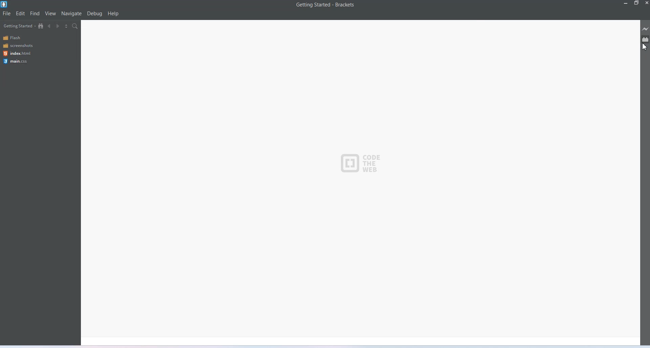  Describe the element at coordinates (19, 26) in the screenshot. I see `Getting Started` at that location.